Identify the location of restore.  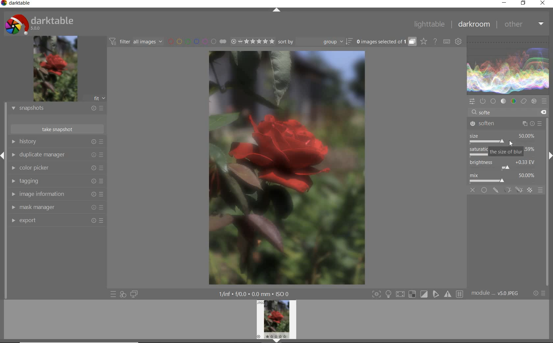
(524, 4).